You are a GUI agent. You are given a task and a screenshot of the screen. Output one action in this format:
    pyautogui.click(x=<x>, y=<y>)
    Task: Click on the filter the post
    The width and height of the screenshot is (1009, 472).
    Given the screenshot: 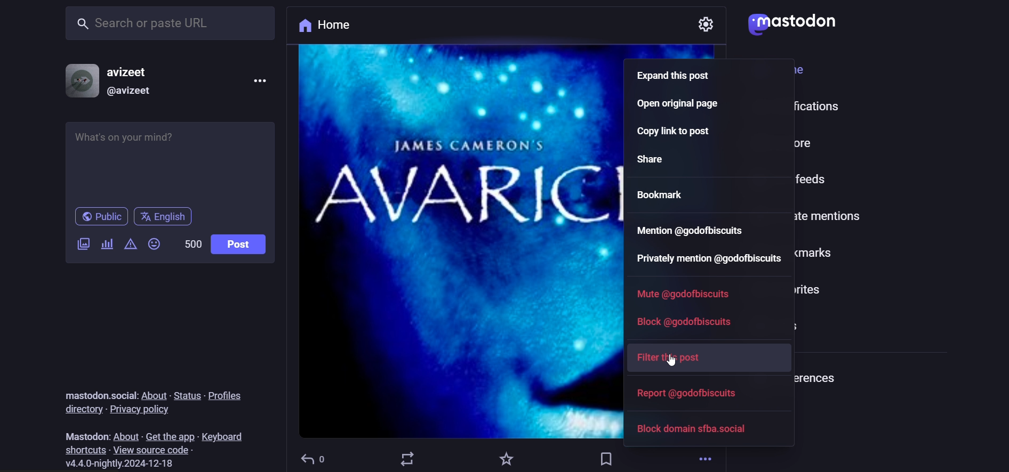 What is the action you would take?
    pyautogui.click(x=675, y=357)
    